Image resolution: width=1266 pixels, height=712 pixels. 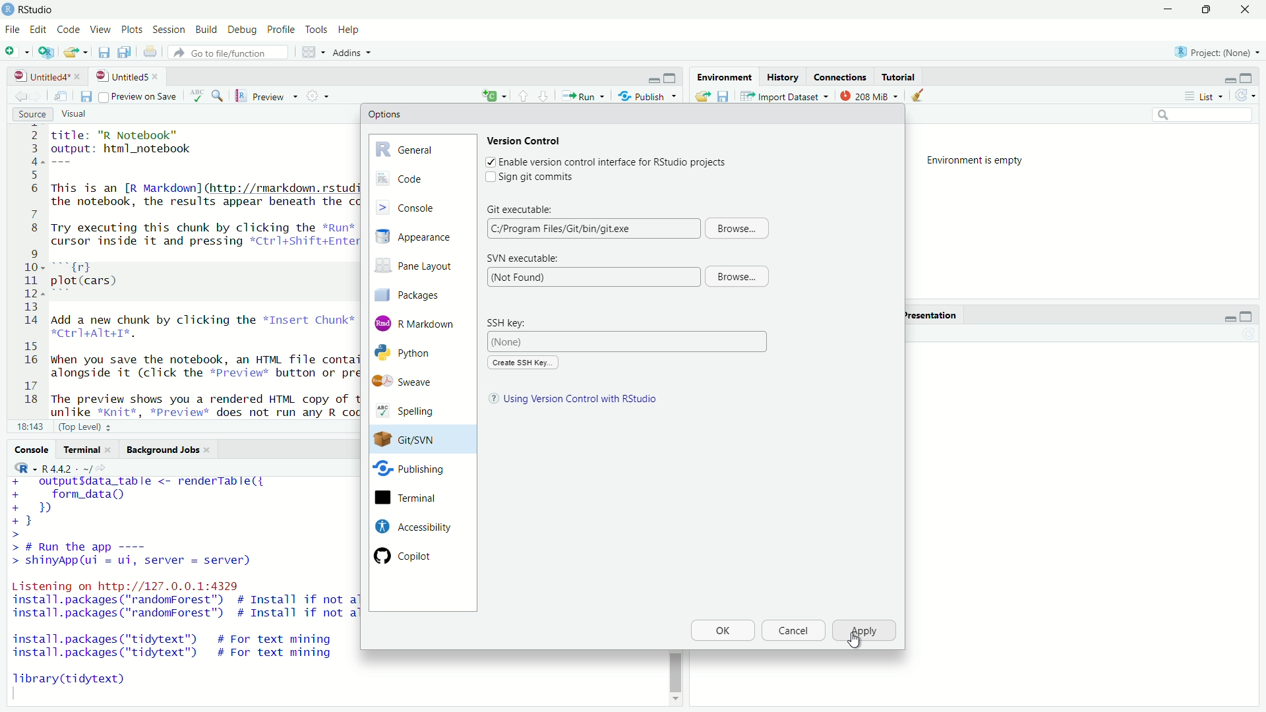 What do you see at coordinates (320, 96) in the screenshot?
I see `settings` at bounding box center [320, 96].